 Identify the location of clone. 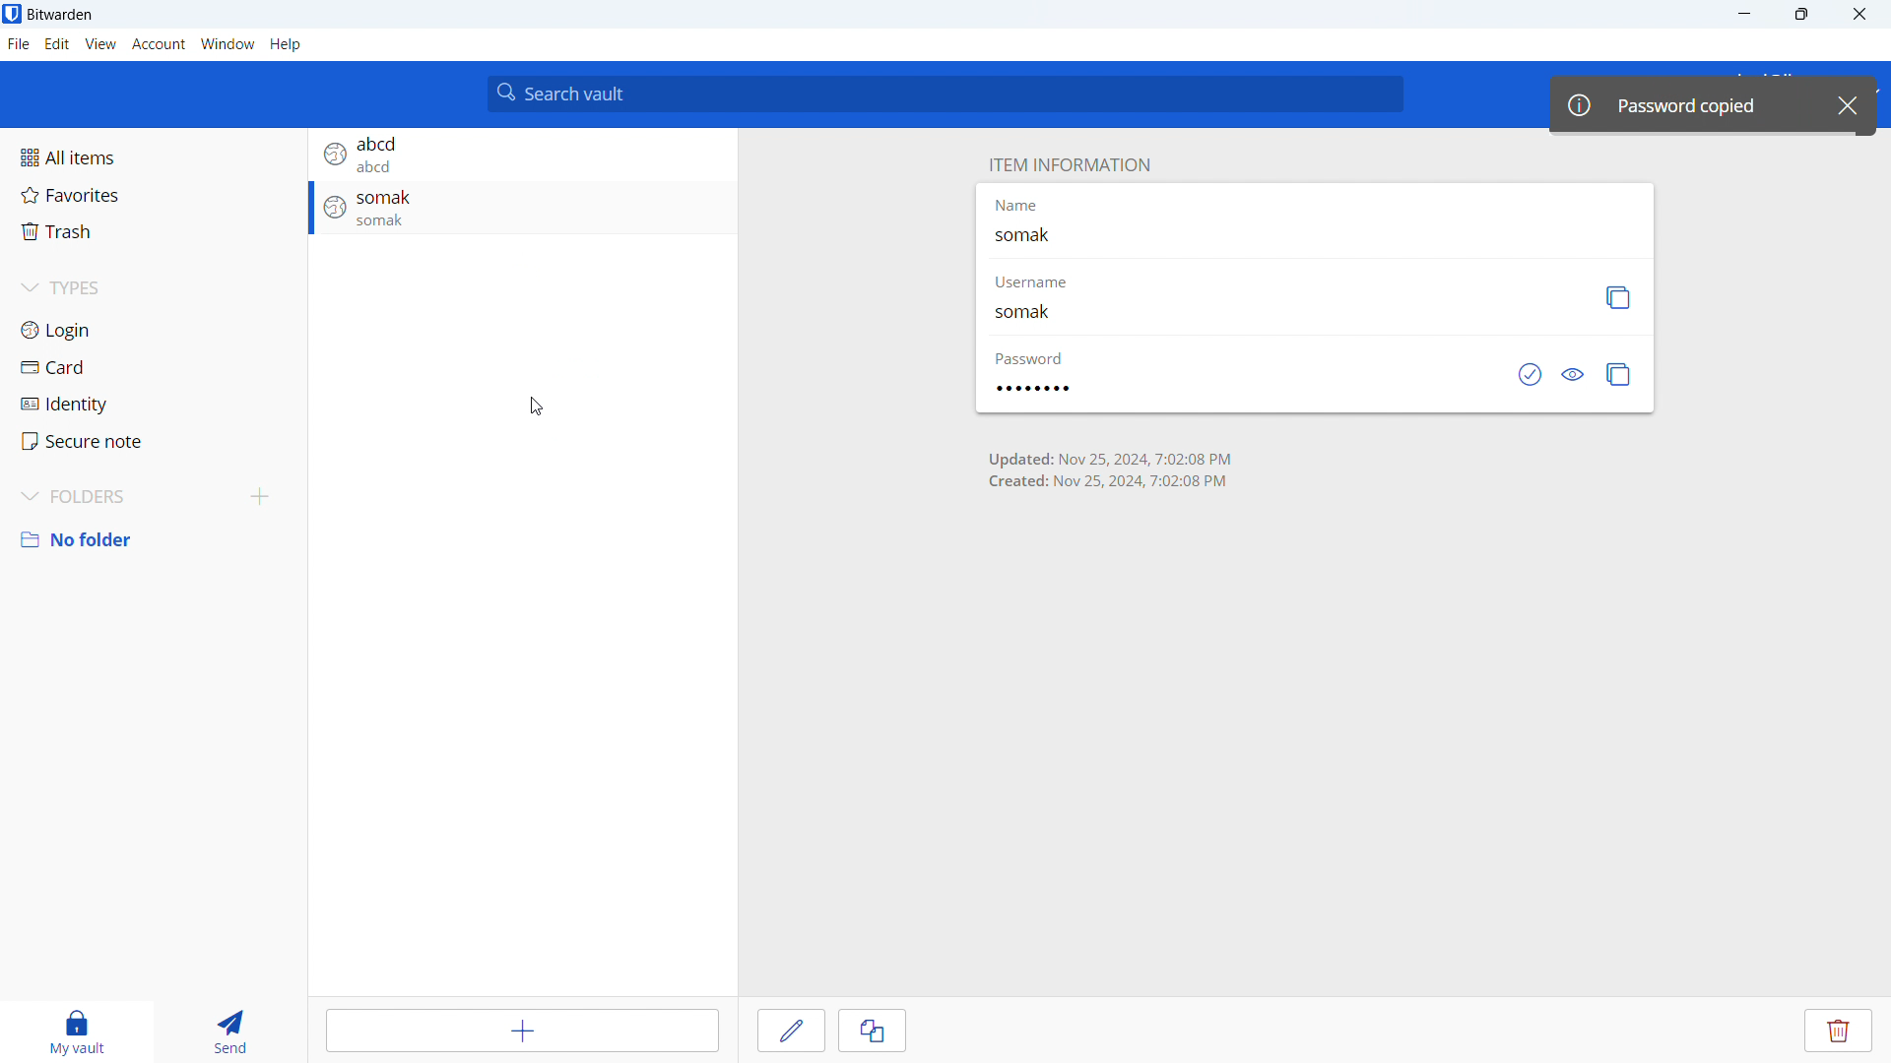
(564, 304).